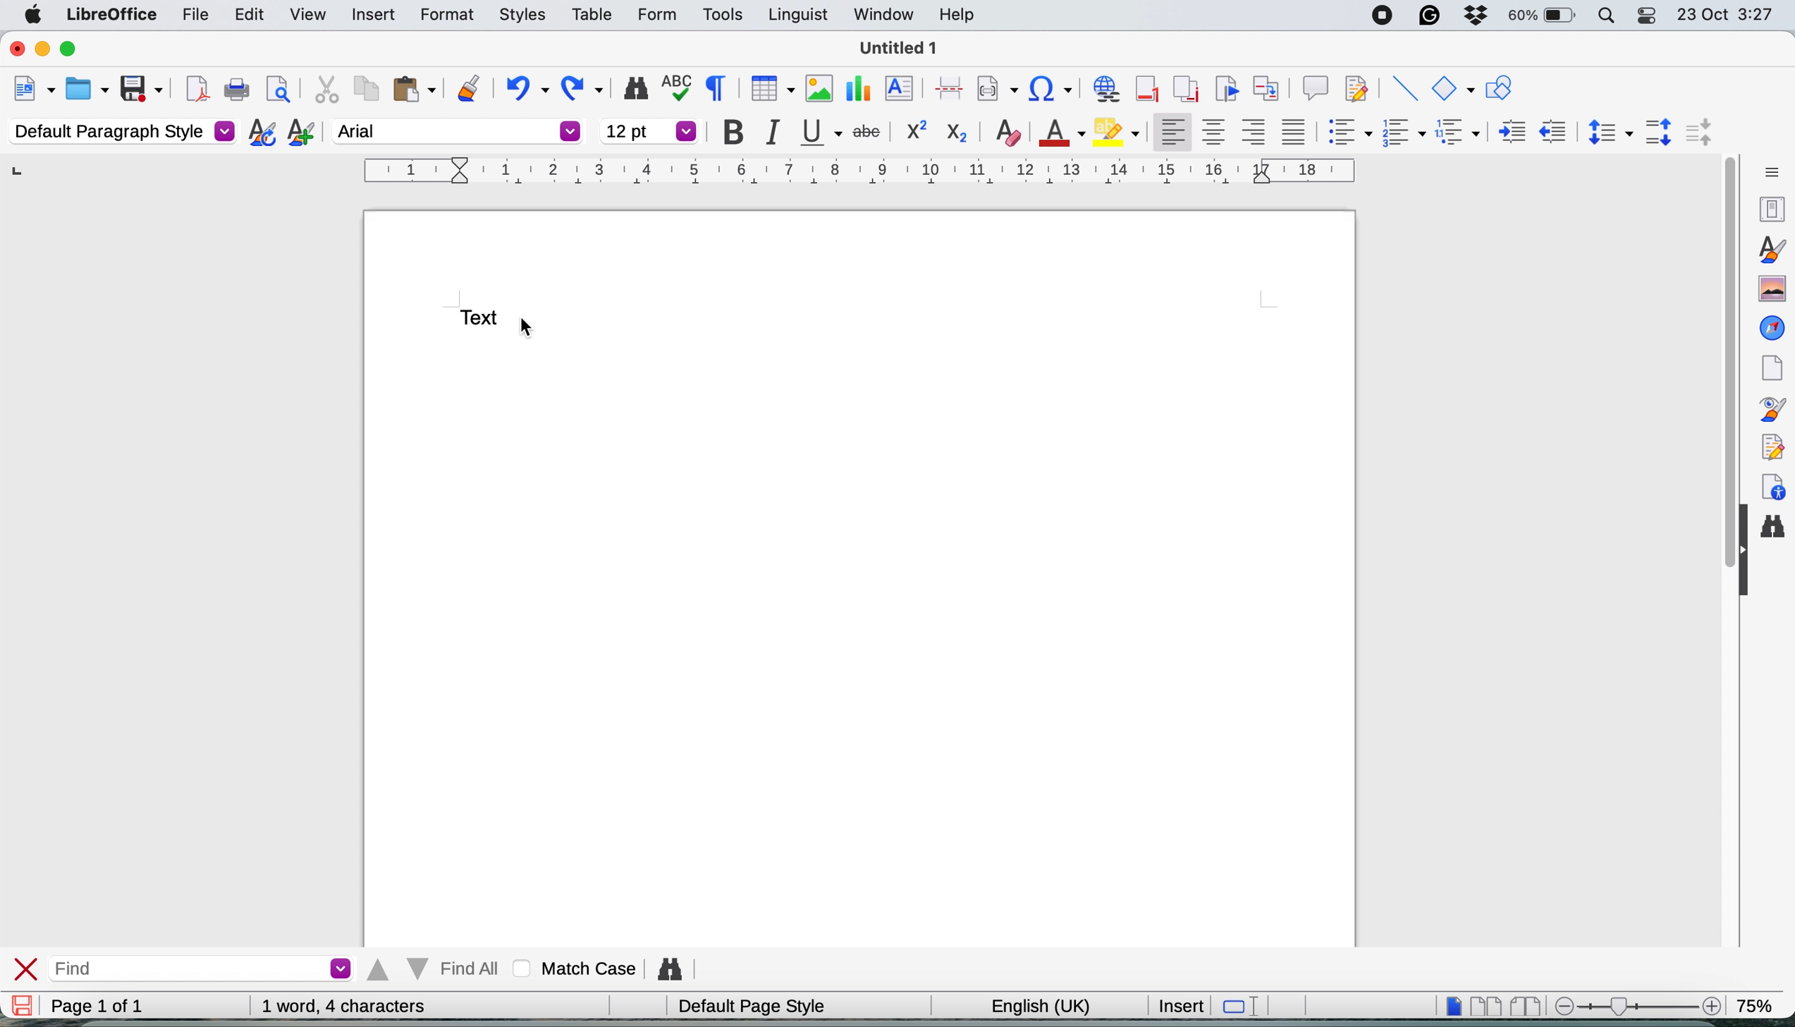  What do you see at coordinates (515, 16) in the screenshot?
I see `styles` at bounding box center [515, 16].